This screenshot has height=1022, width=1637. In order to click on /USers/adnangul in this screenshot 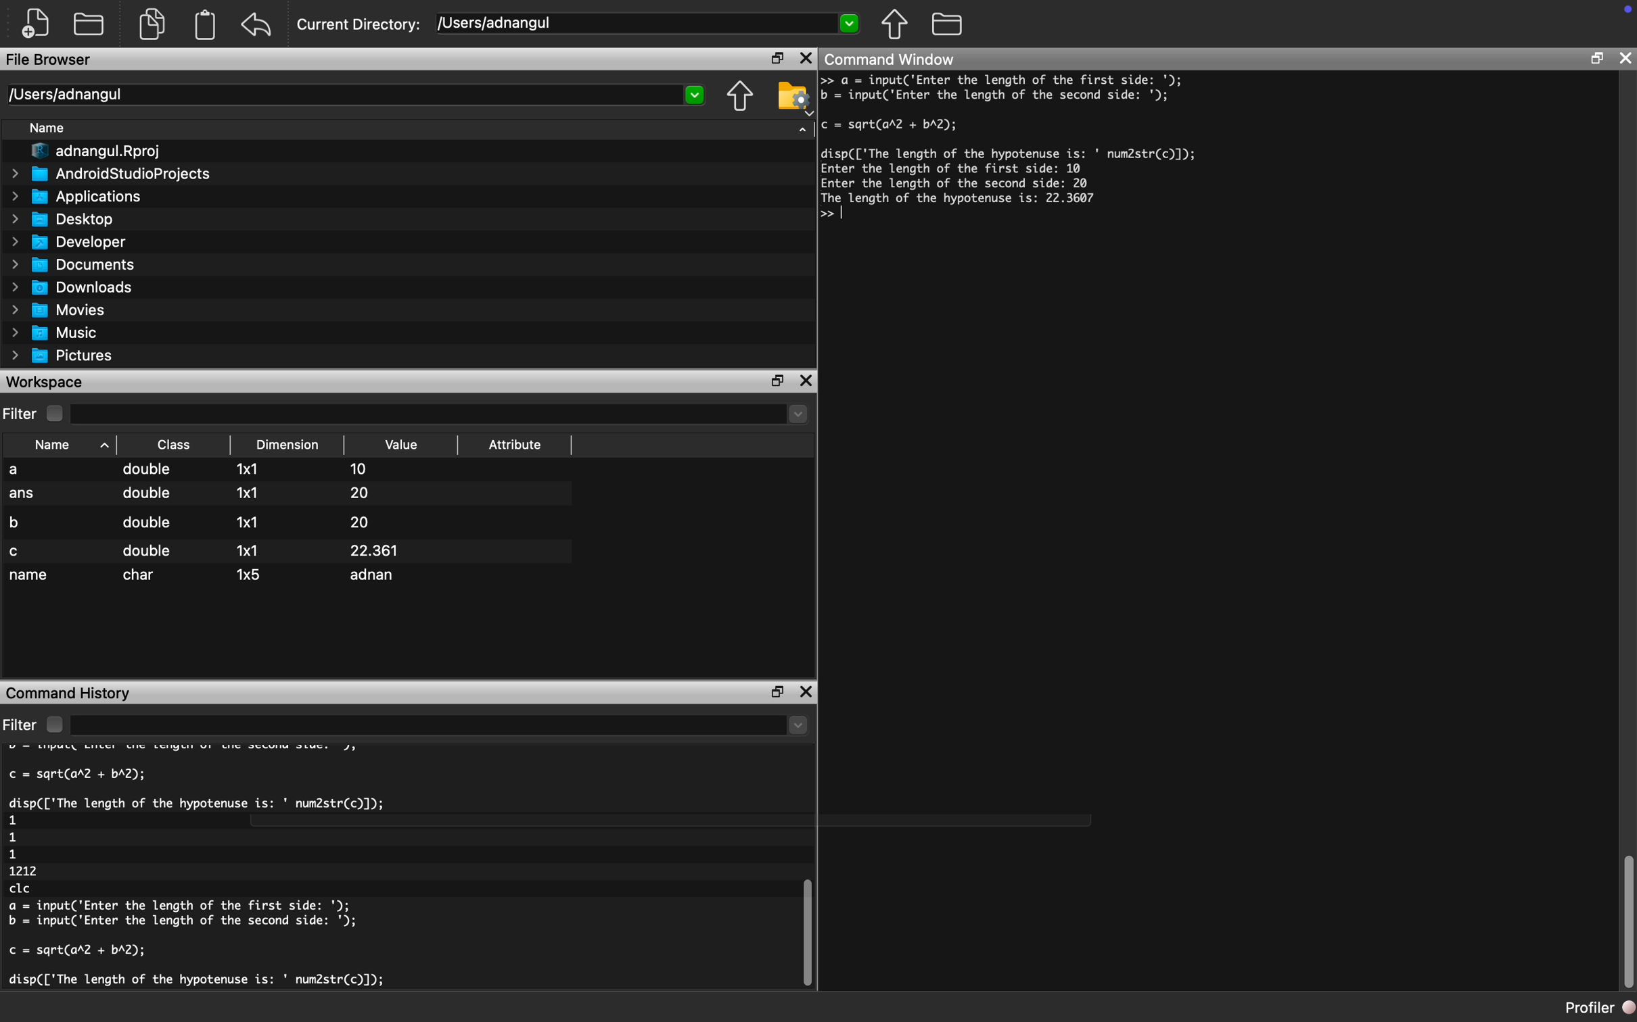, I will do `click(649, 24)`.